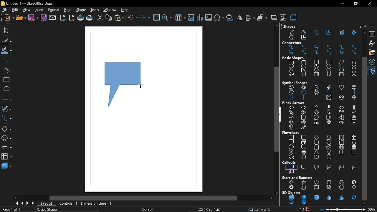 This screenshot has height=212, width=377. Describe the element at coordinates (342, 188) in the screenshot. I see `doorplate` at that location.